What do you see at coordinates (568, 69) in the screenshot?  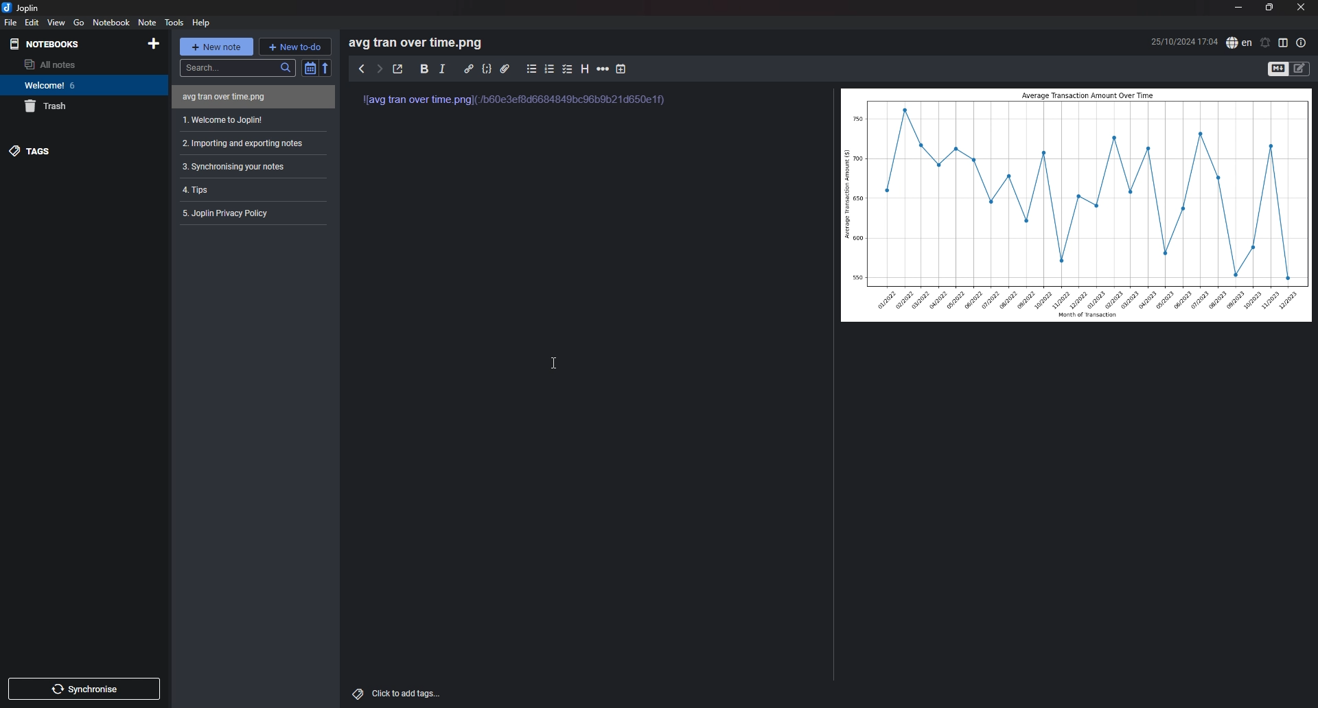 I see `checkbox` at bounding box center [568, 69].